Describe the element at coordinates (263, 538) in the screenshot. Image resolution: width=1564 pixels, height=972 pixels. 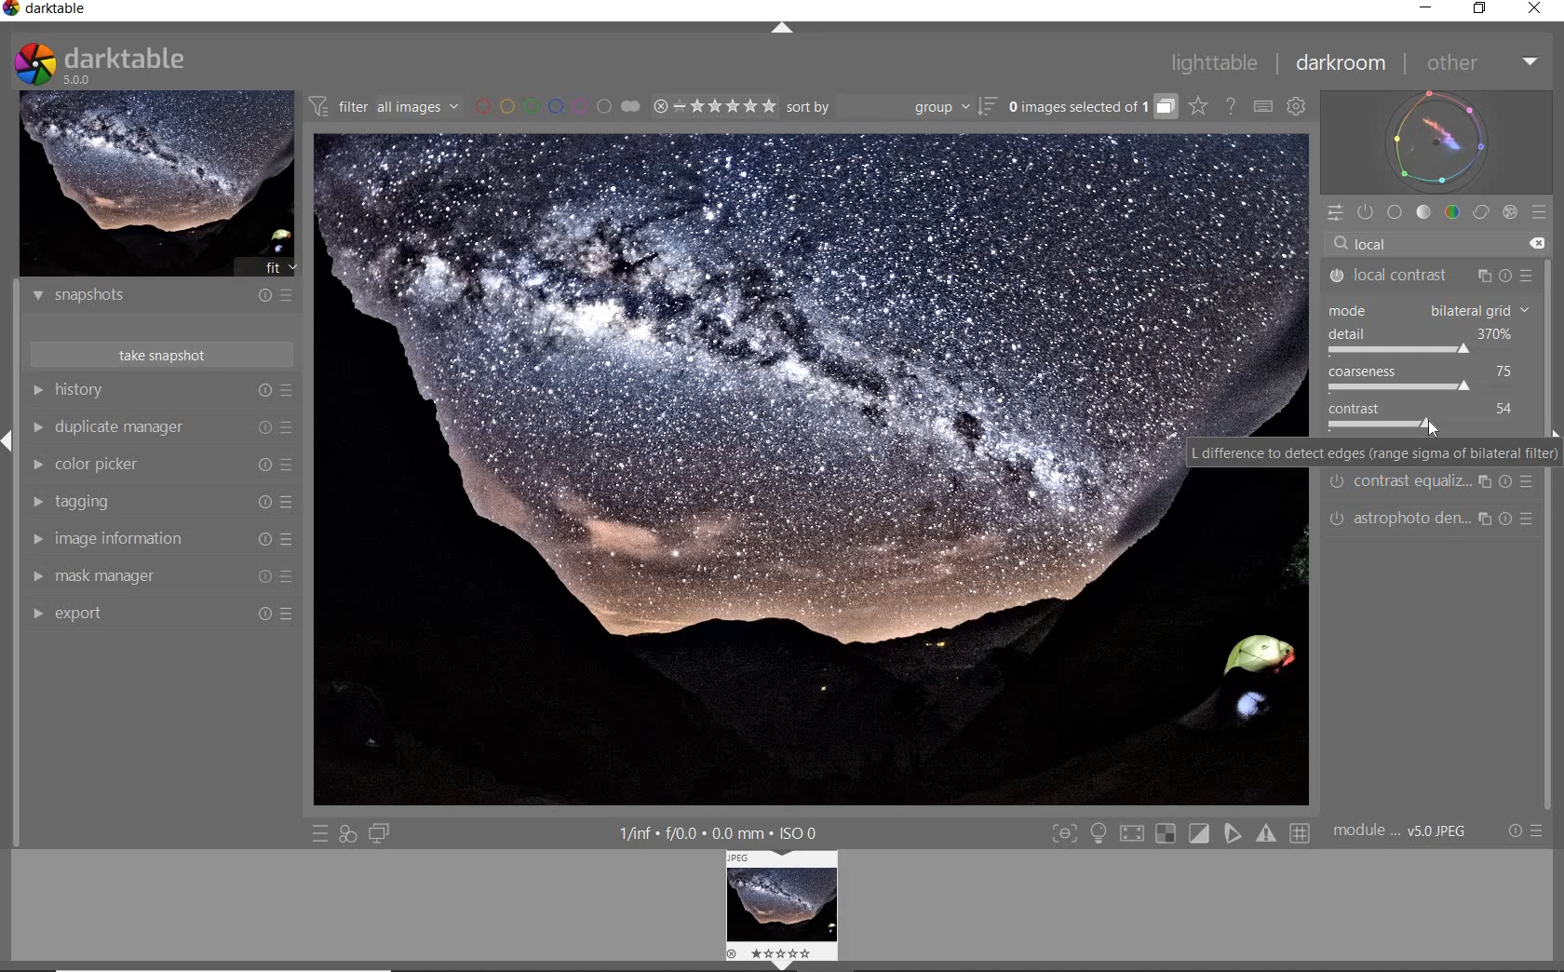
I see `Reset` at that location.